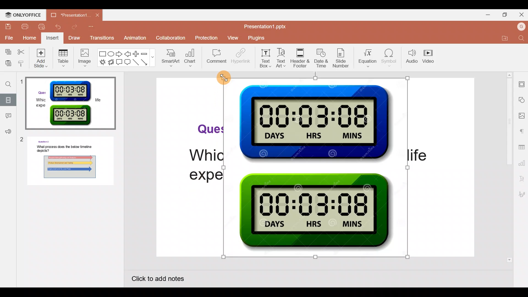 This screenshot has width=528, height=297. Describe the element at coordinates (265, 26) in the screenshot. I see `Presentation1.pptx` at that location.